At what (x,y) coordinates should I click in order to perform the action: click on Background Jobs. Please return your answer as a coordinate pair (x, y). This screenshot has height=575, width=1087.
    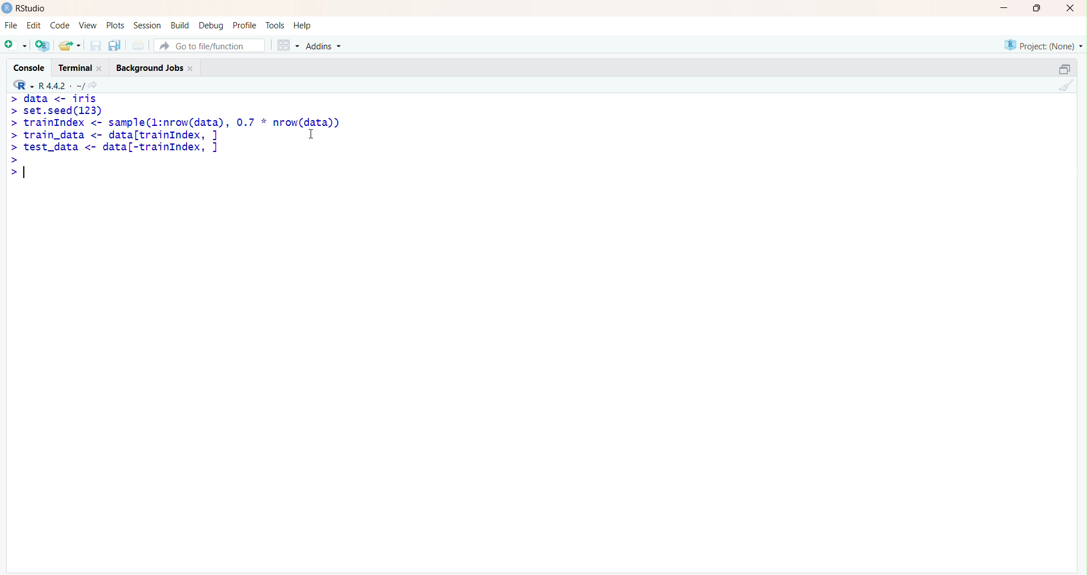
    Looking at the image, I should click on (155, 67).